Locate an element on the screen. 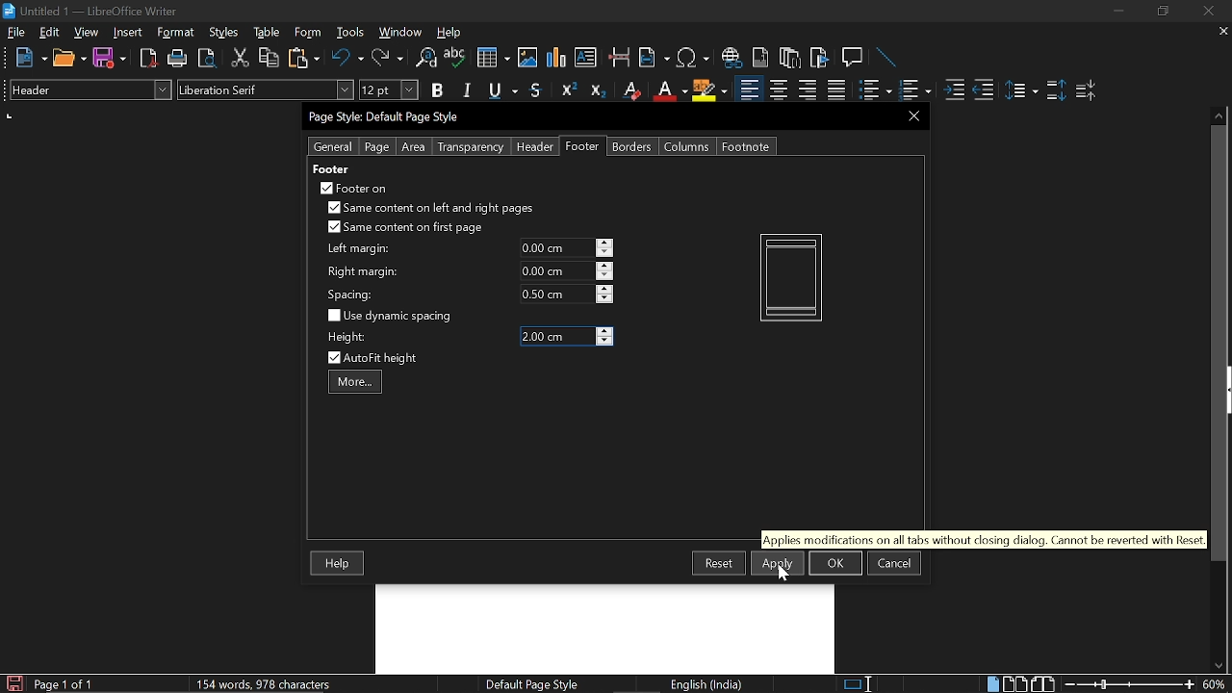  Increase height hey Cortana is located at coordinates (604, 330).